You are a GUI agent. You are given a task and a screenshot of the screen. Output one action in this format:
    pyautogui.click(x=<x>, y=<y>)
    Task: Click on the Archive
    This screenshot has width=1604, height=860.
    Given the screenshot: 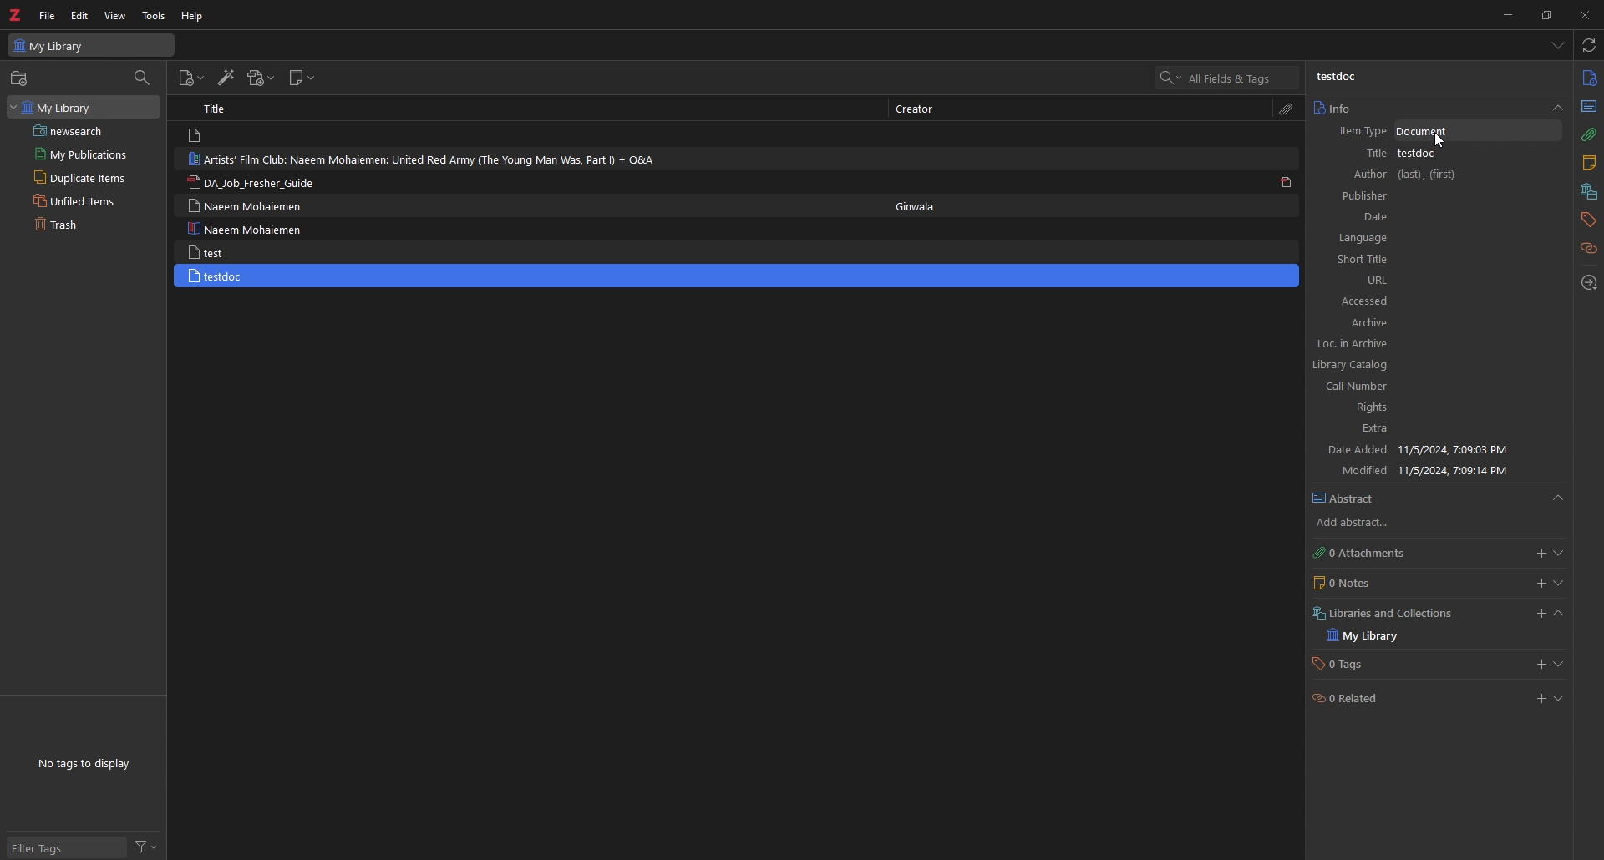 What is the action you would take?
    pyautogui.click(x=1439, y=323)
    